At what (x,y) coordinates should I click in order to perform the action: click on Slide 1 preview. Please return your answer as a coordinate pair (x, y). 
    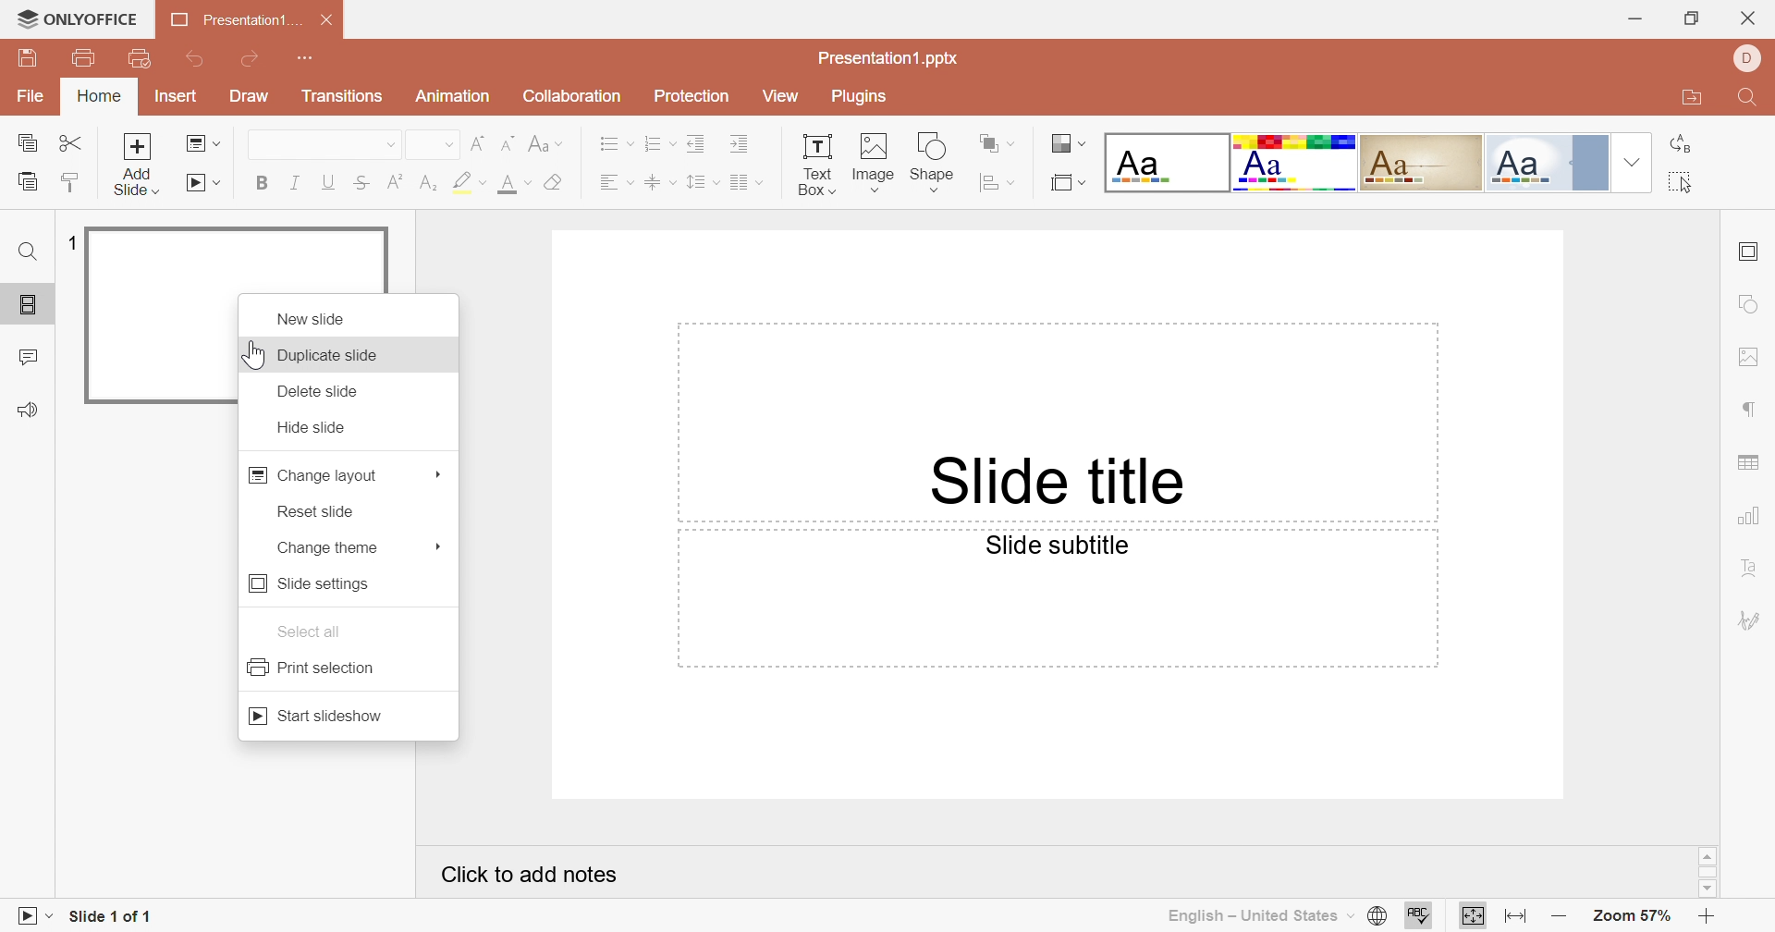
    Looking at the image, I should click on (153, 314).